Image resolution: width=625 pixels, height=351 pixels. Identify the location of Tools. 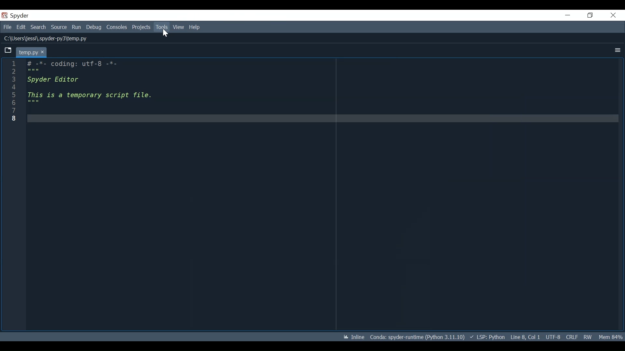
(161, 27).